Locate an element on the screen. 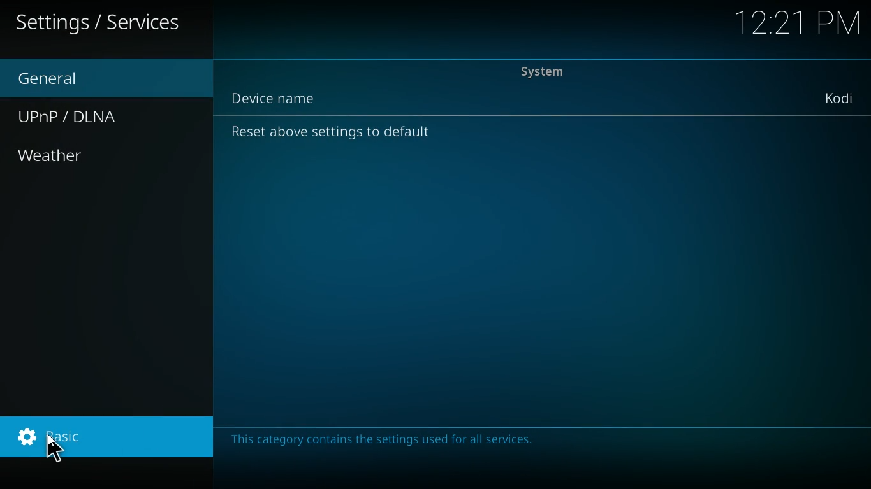 This screenshot has height=489, width=871. settings is located at coordinates (110, 437).